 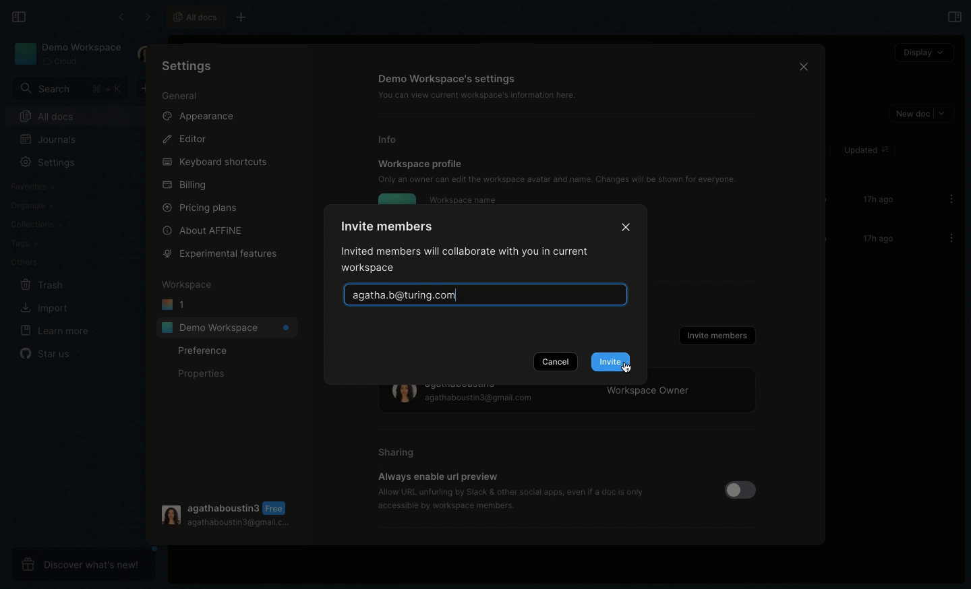 What do you see at coordinates (57, 332) in the screenshot?
I see `Learn more` at bounding box center [57, 332].